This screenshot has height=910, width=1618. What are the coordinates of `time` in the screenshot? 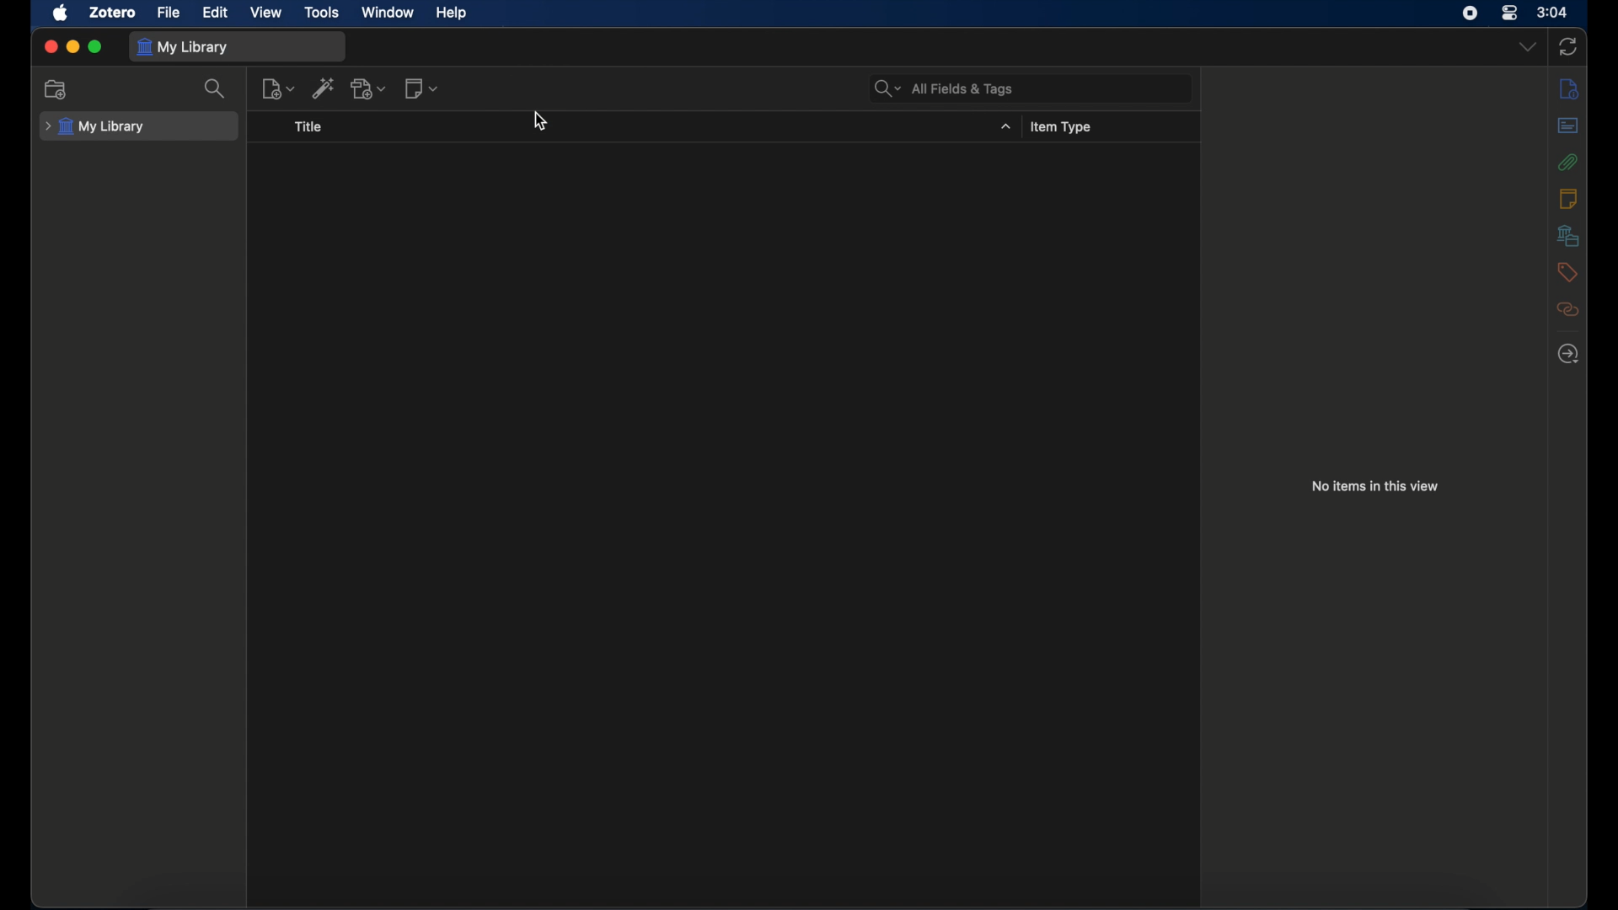 It's located at (1552, 11).